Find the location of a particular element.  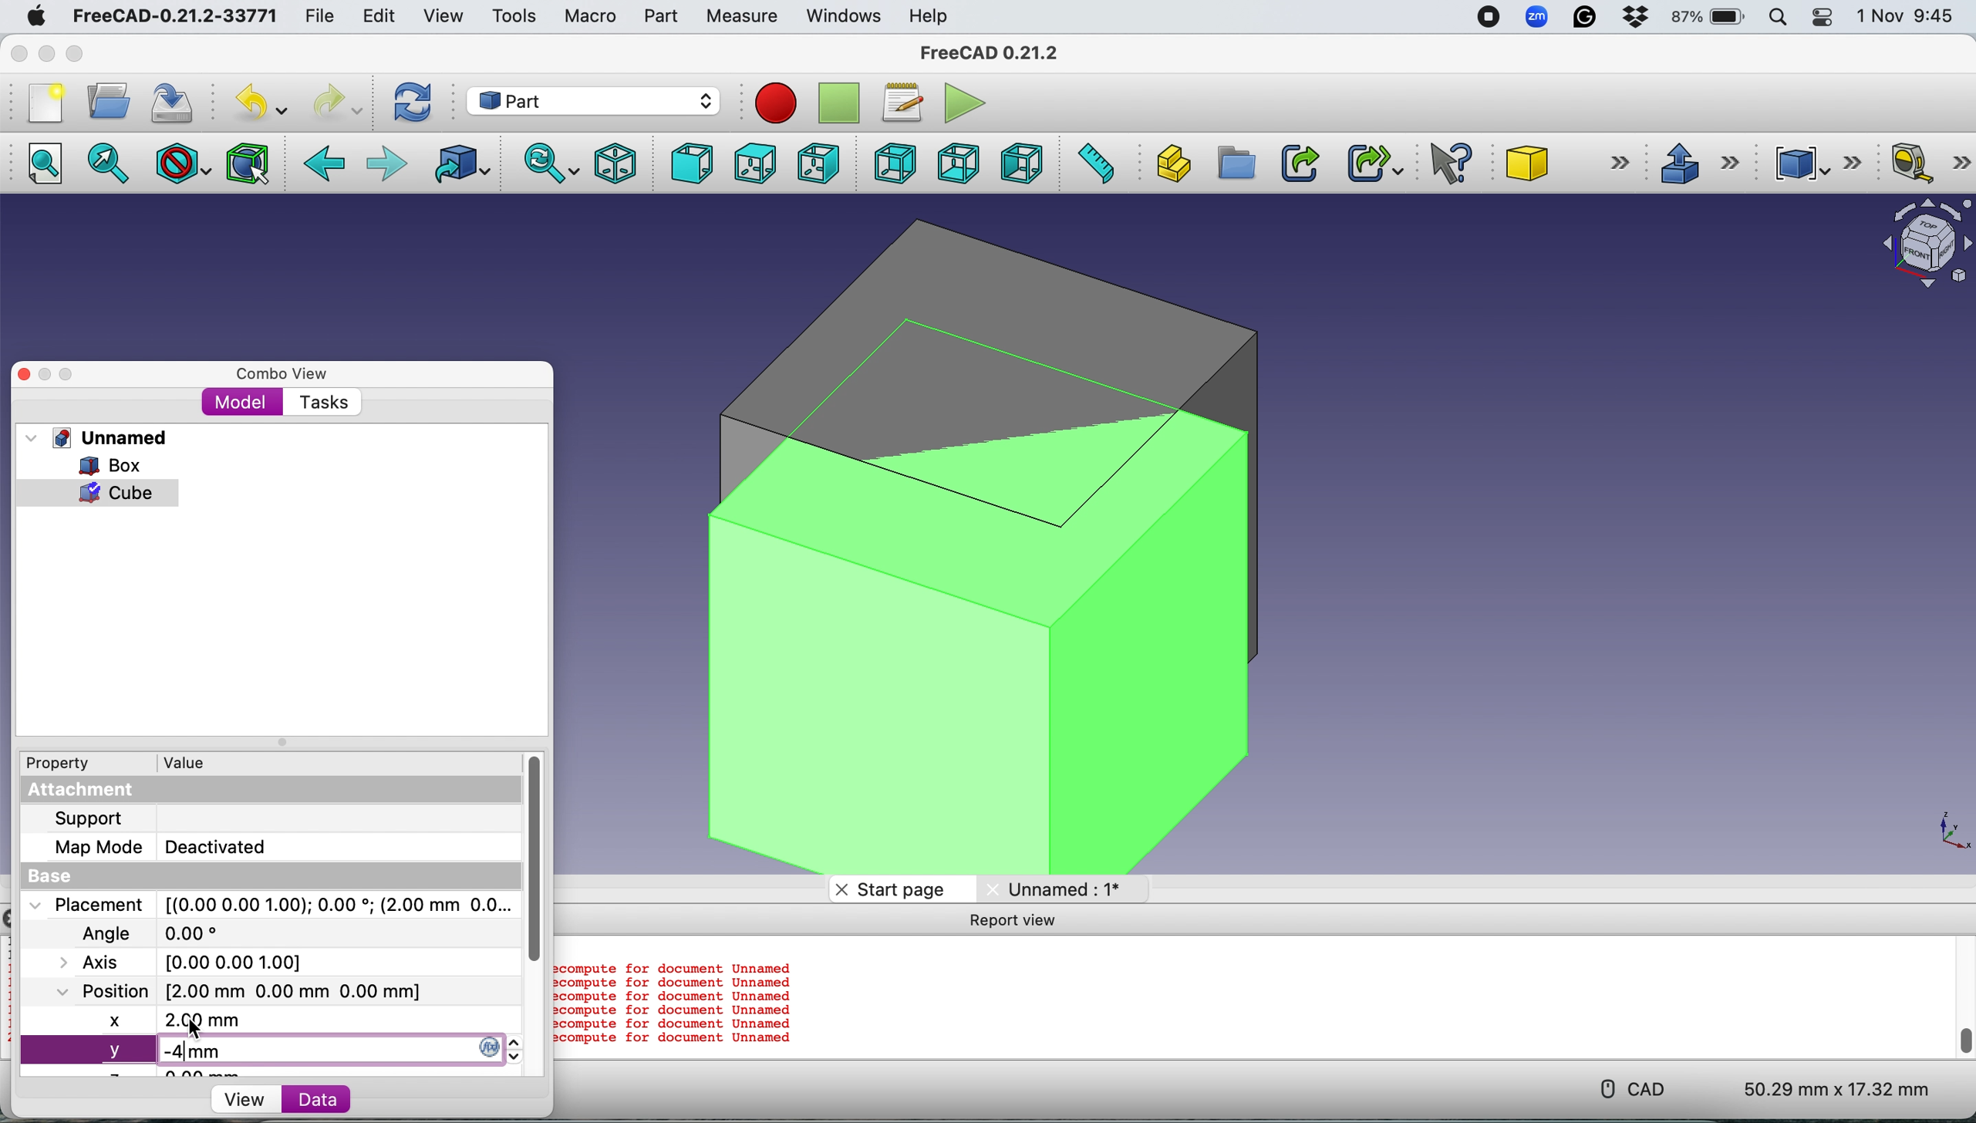

Forward is located at coordinates (387, 165).